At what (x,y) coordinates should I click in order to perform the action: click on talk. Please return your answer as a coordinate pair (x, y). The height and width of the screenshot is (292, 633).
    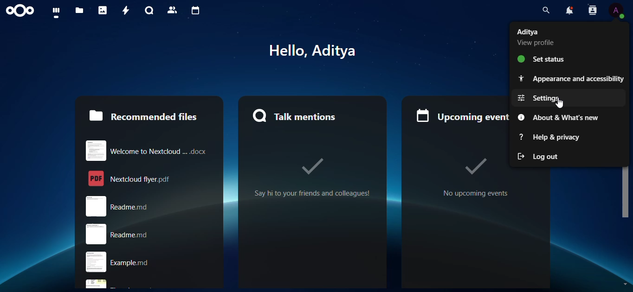
    Looking at the image, I should click on (148, 10).